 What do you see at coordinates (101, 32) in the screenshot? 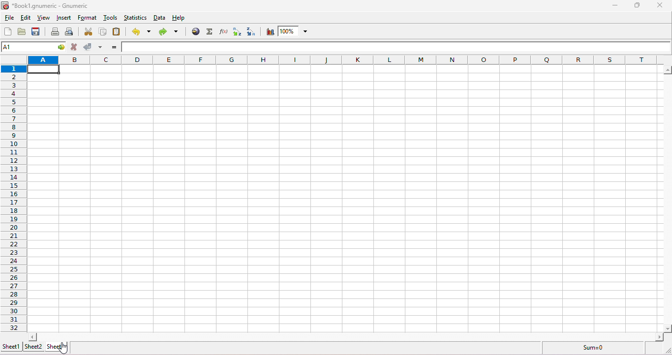
I see `copy` at bounding box center [101, 32].